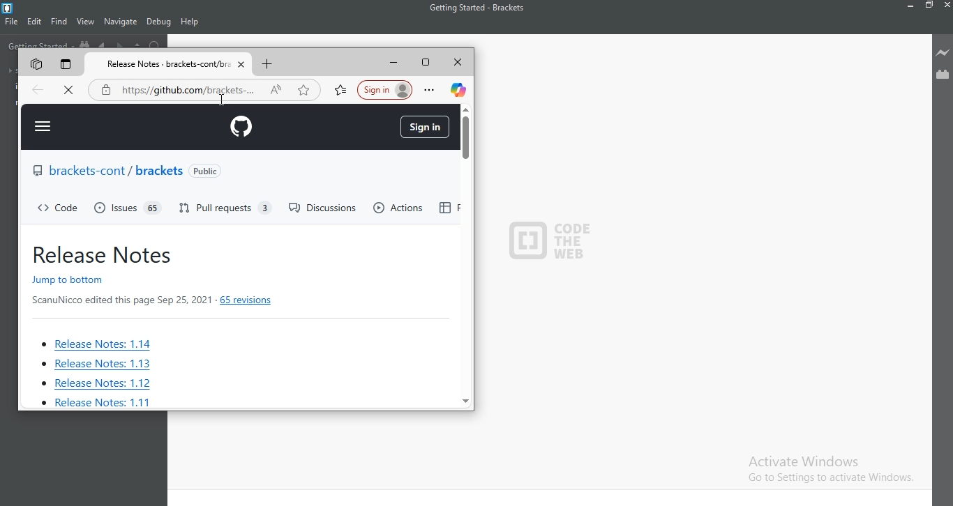 The image size is (953, 506). Describe the element at coordinates (464, 256) in the screenshot. I see `scroll bar` at that location.